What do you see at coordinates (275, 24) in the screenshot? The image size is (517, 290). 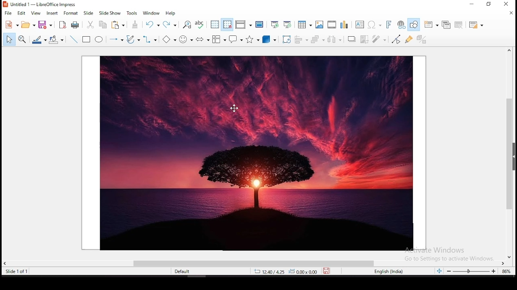 I see `start from first slide` at bounding box center [275, 24].